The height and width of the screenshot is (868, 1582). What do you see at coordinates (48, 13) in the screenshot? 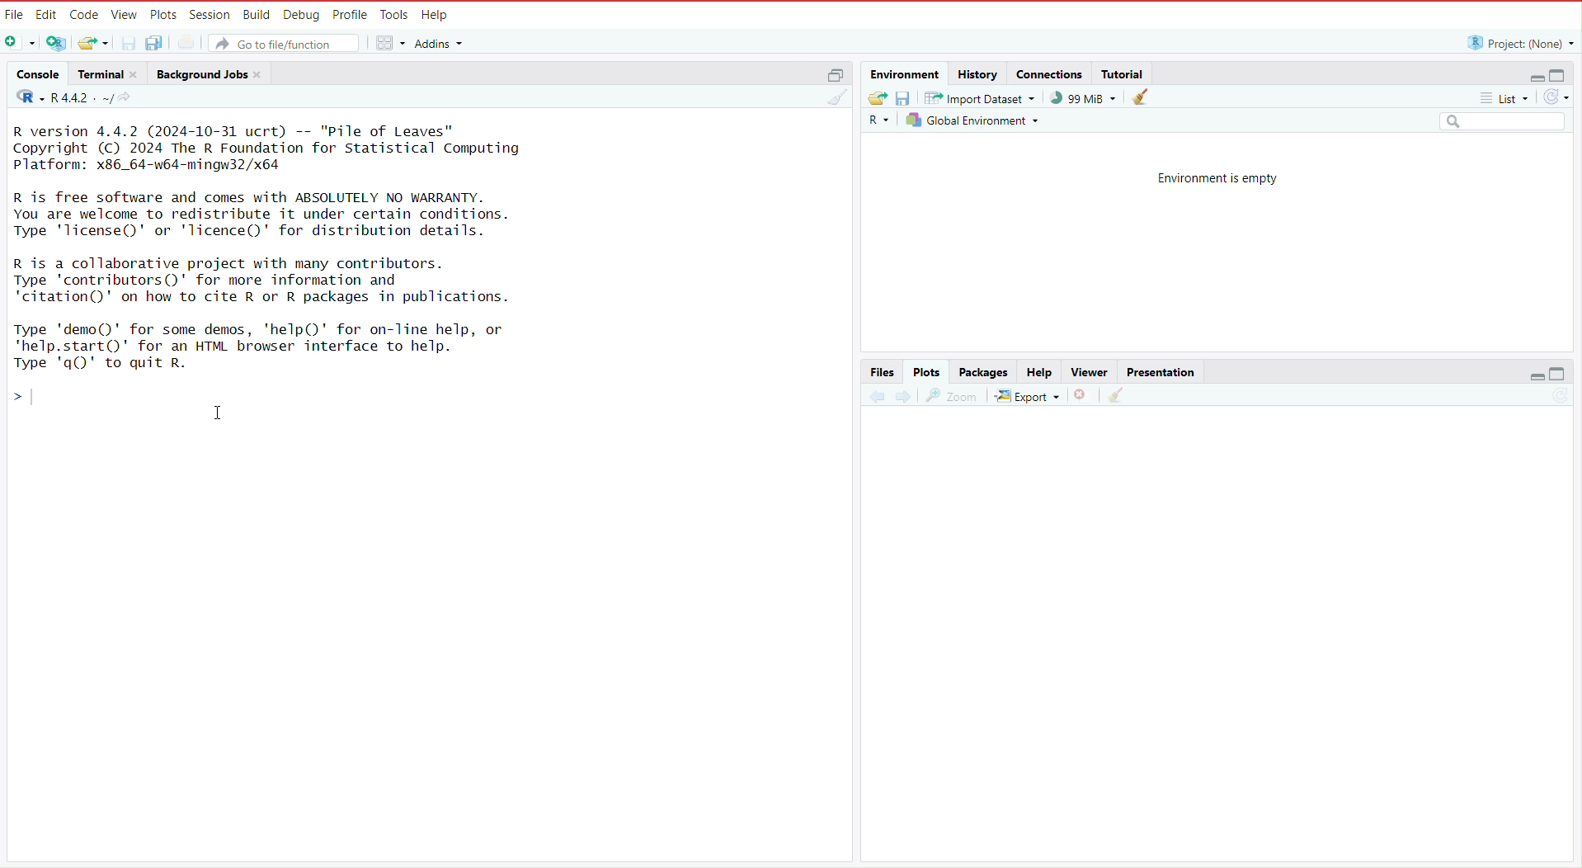
I see `edit` at bounding box center [48, 13].